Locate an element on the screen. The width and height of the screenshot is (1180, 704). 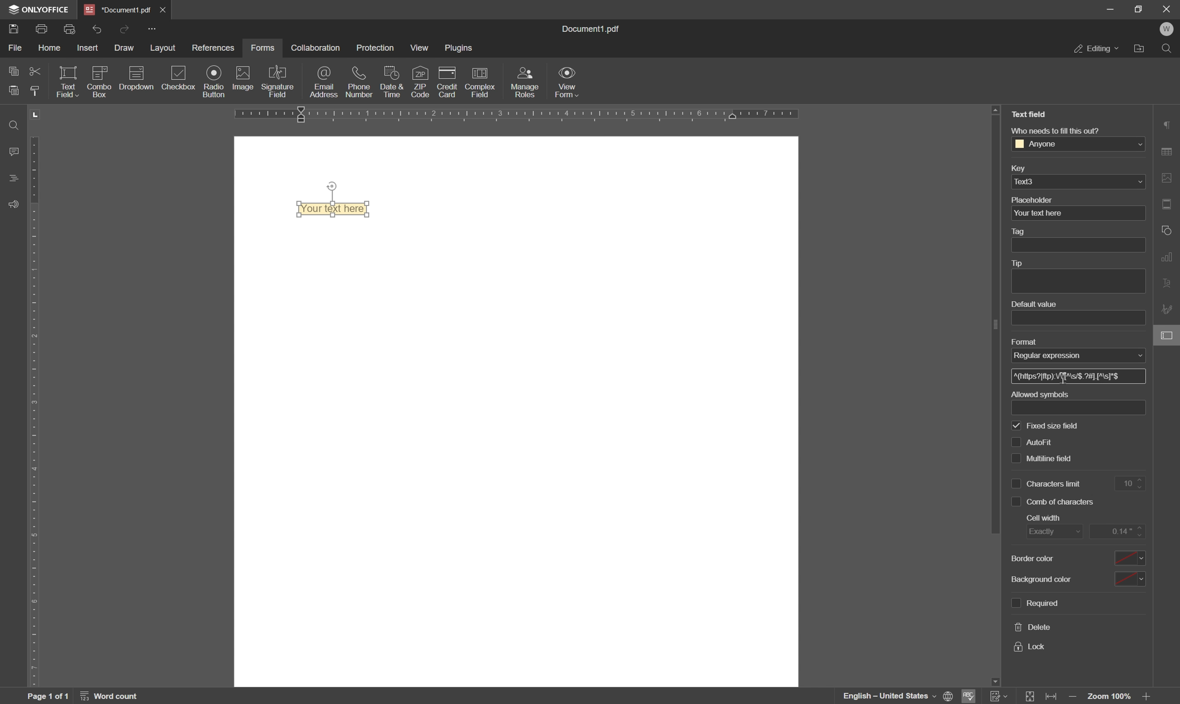
email address is located at coordinates (326, 83).